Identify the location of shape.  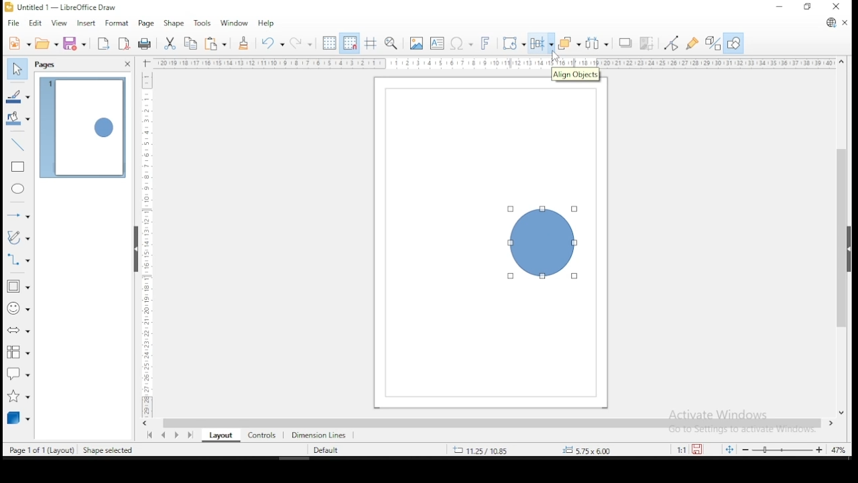
(173, 24).